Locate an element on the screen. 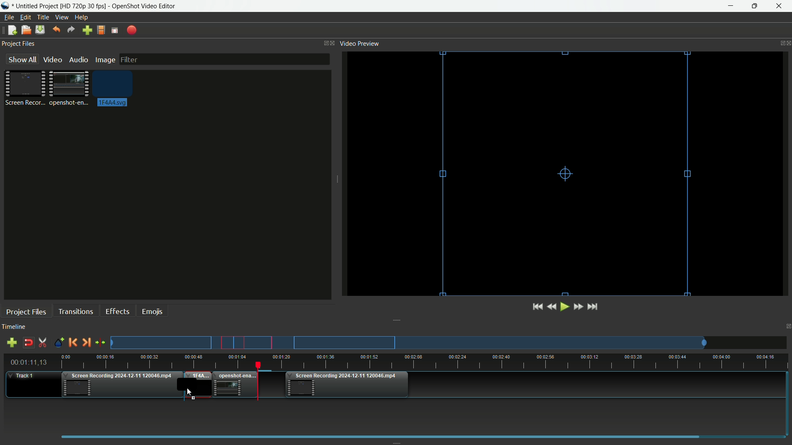 Image resolution: width=792 pixels, height=445 pixels. Project file 2 is located at coordinates (68, 87).